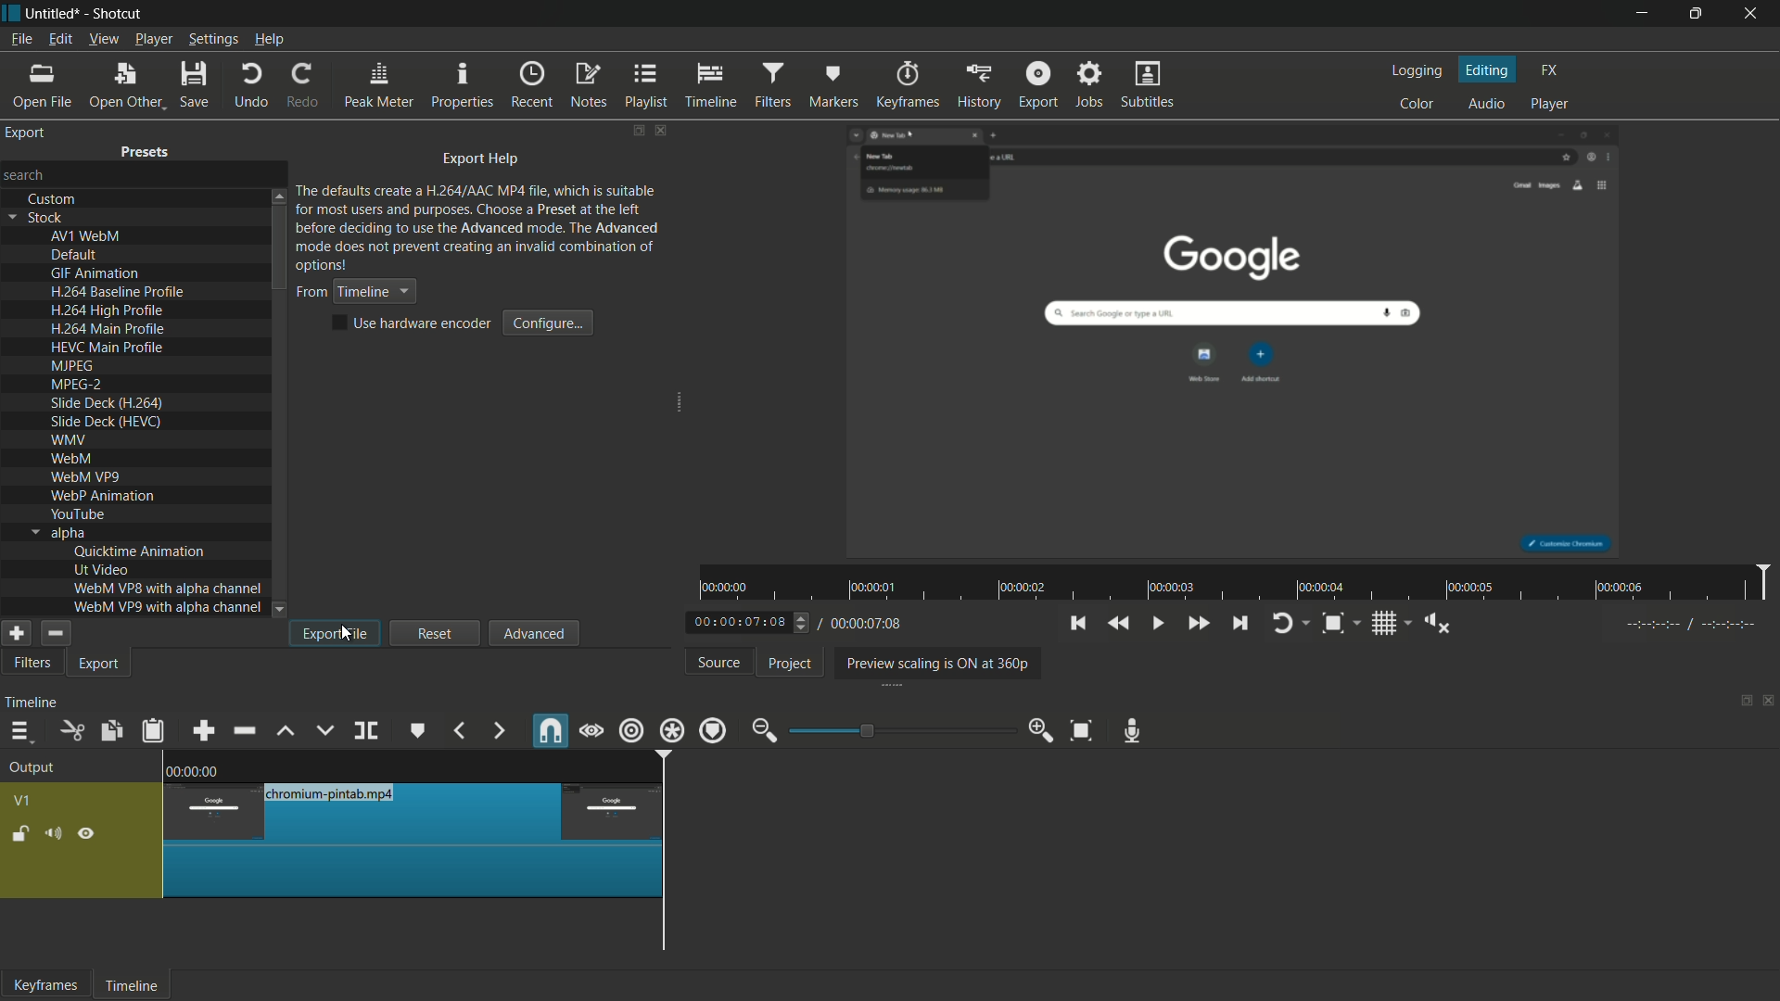 The image size is (1780, 1001). I want to click on , so click(1549, 68).